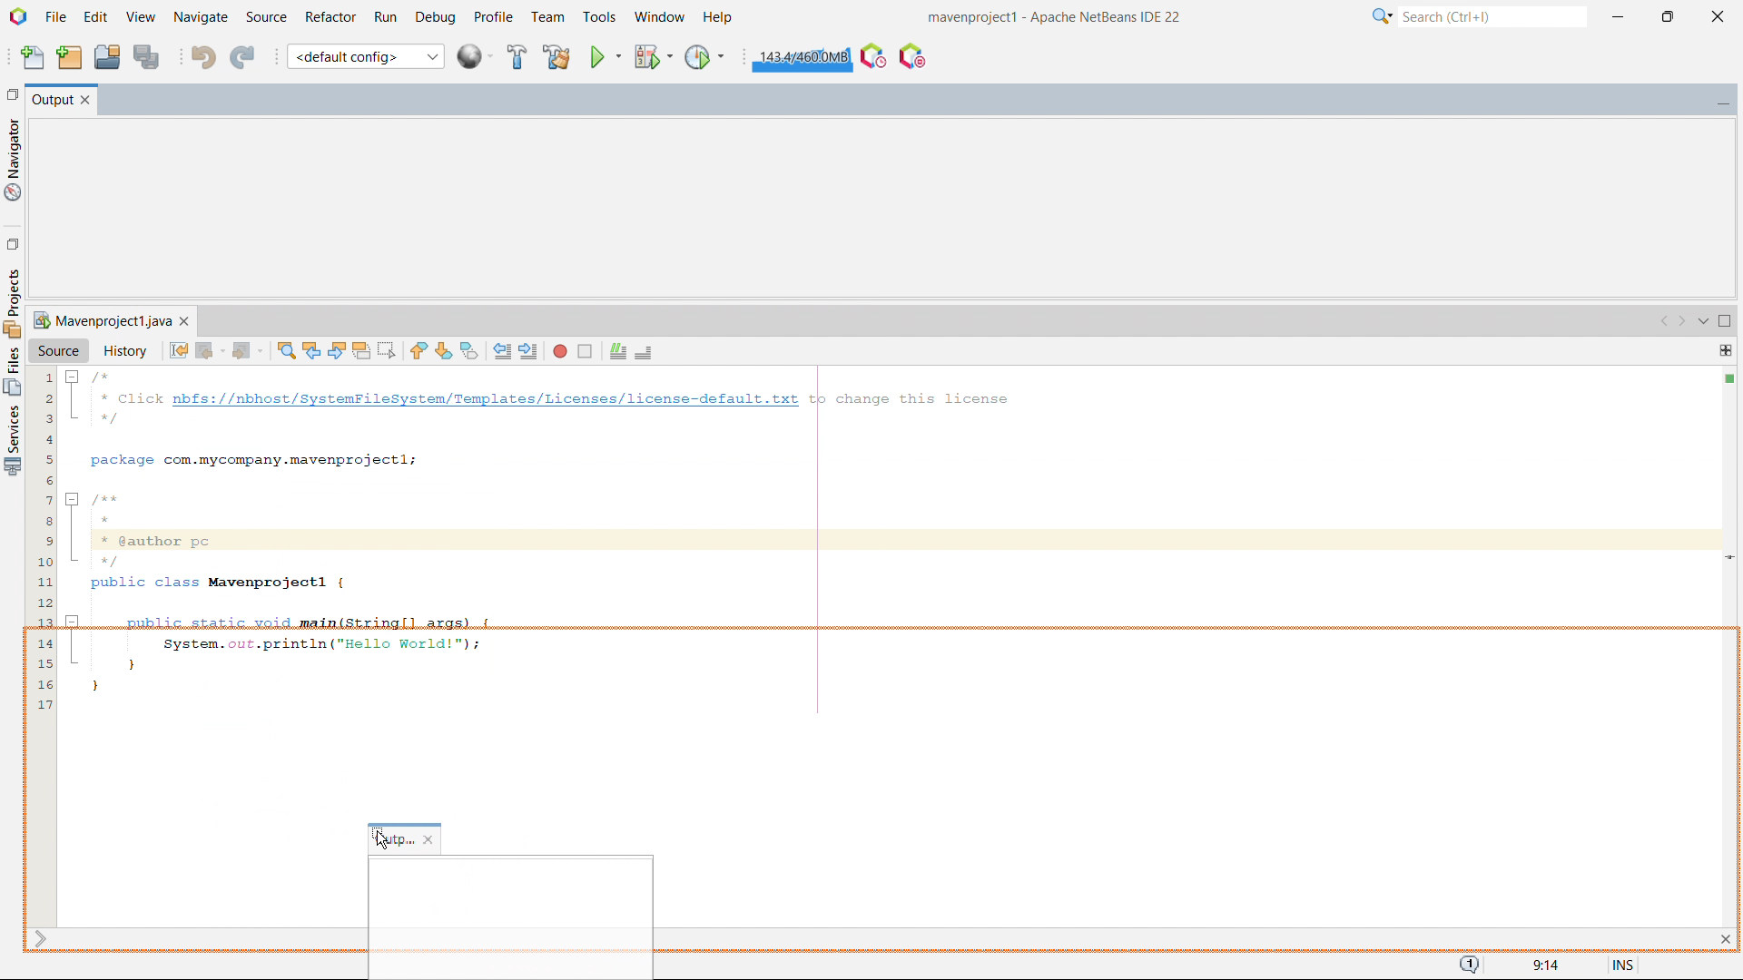 The image size is (1743, 980). What do you see at coordinates (503, 350) in the screenshot?
I see `shift line left` at bounding box center [503, 350].